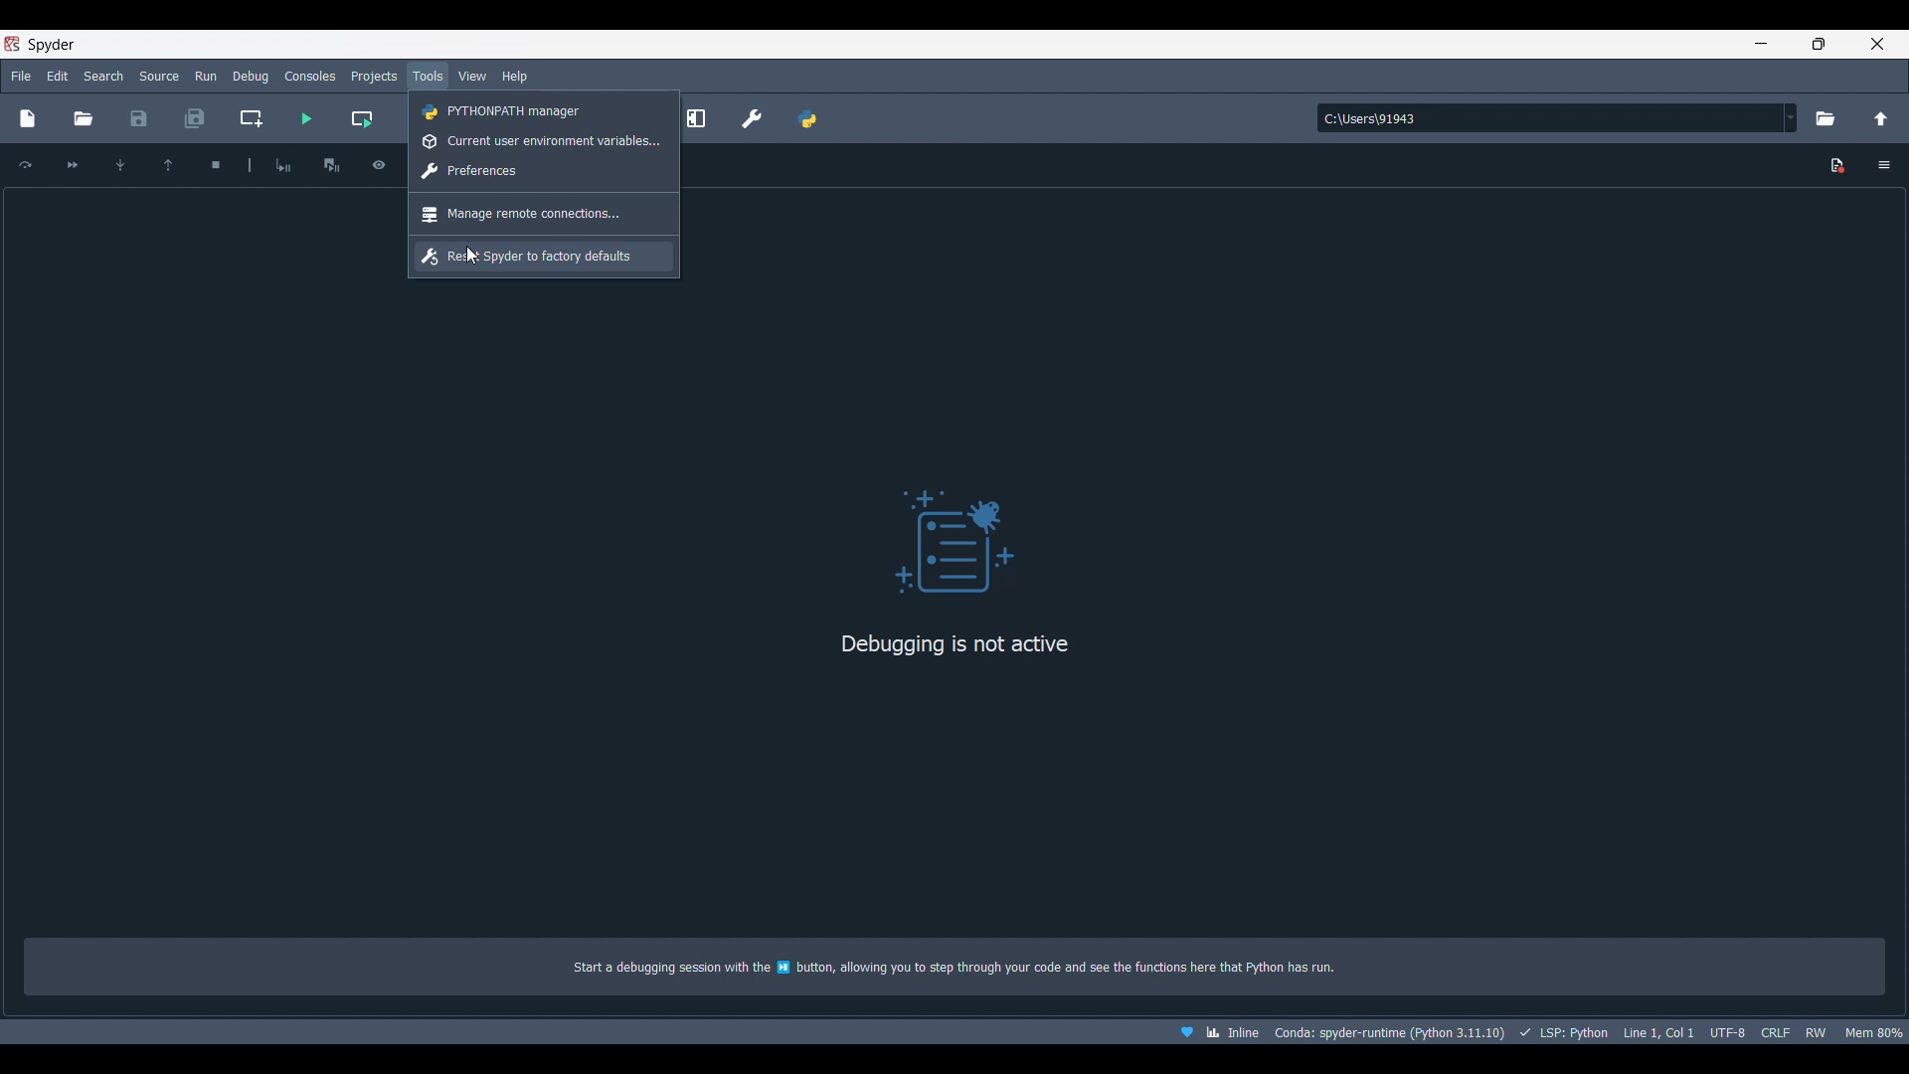 This screenshot has height=1074, width=1909. I want to click on Change to parent directory, so click(1881, 118).